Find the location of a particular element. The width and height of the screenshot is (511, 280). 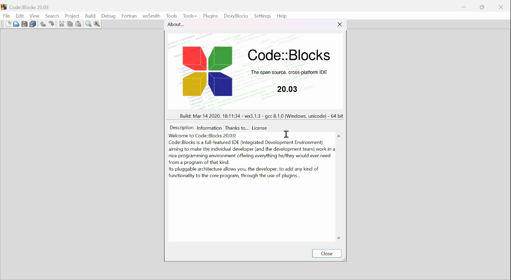

Paste is located at coordinates (79, 24).